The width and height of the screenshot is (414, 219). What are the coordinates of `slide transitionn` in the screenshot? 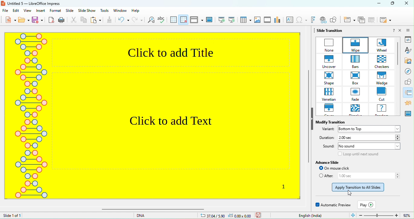 It's located at (408, 91).